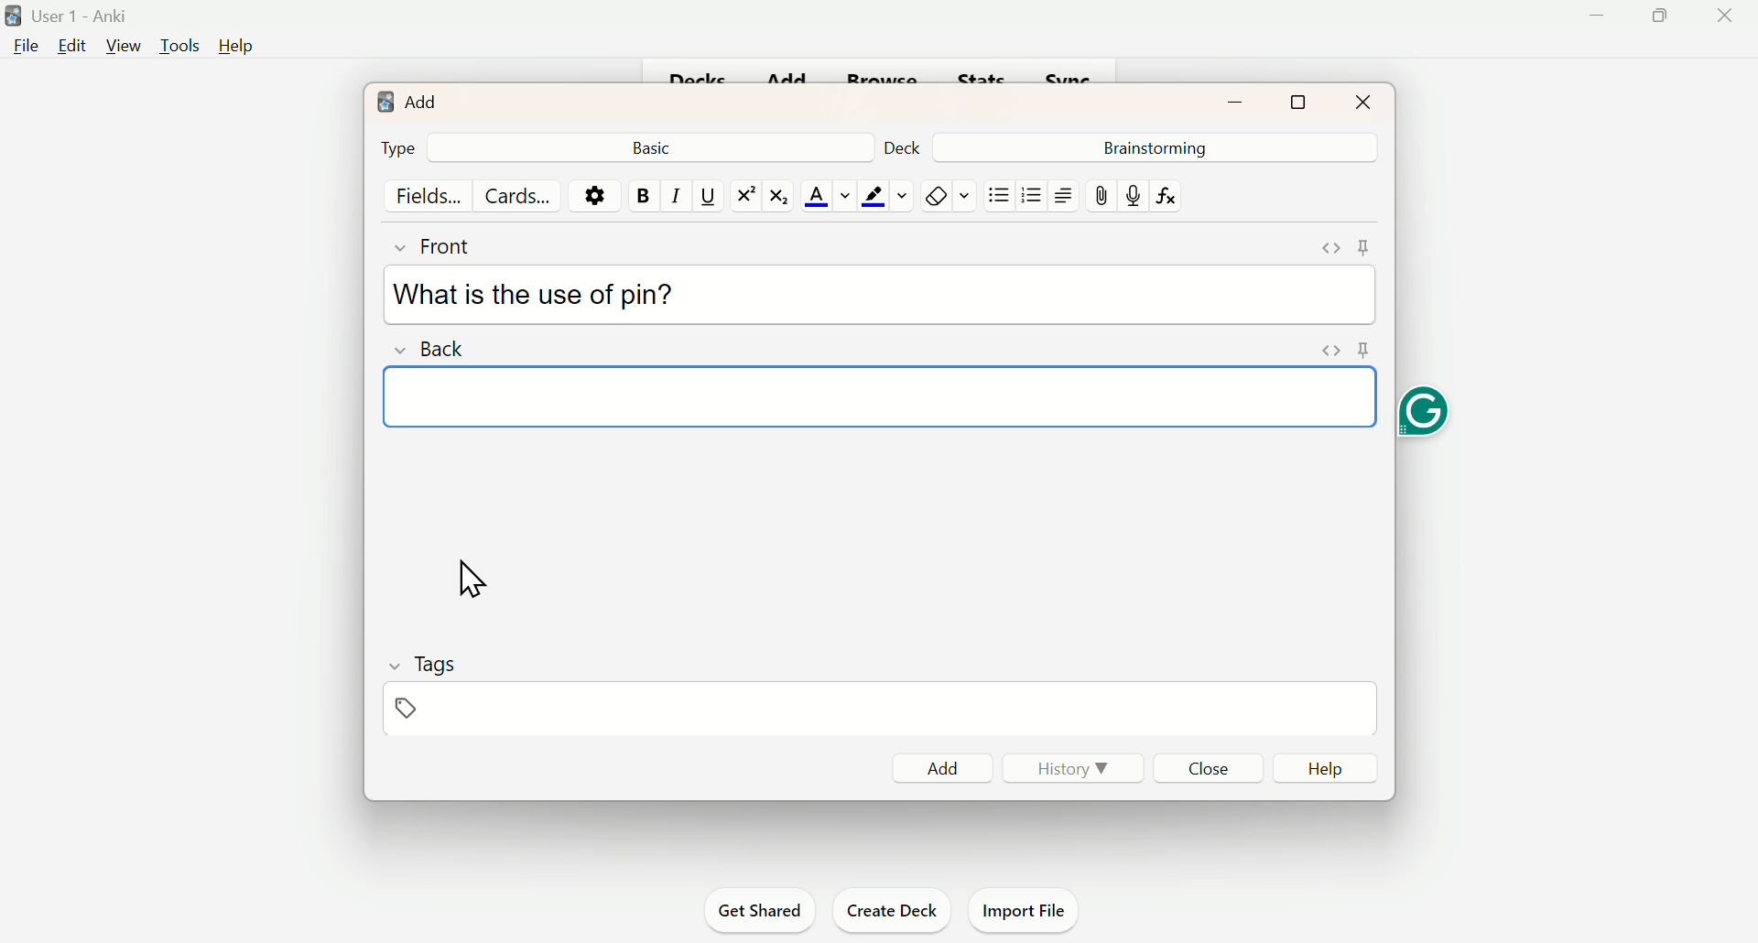  I want to click on , so click(968, 195).